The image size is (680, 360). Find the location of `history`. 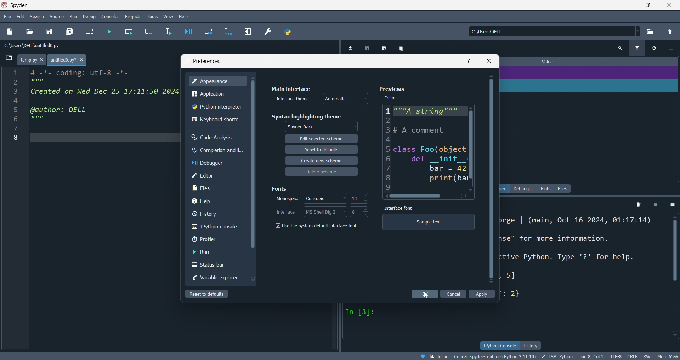

history is located at coordinates (533, 345).